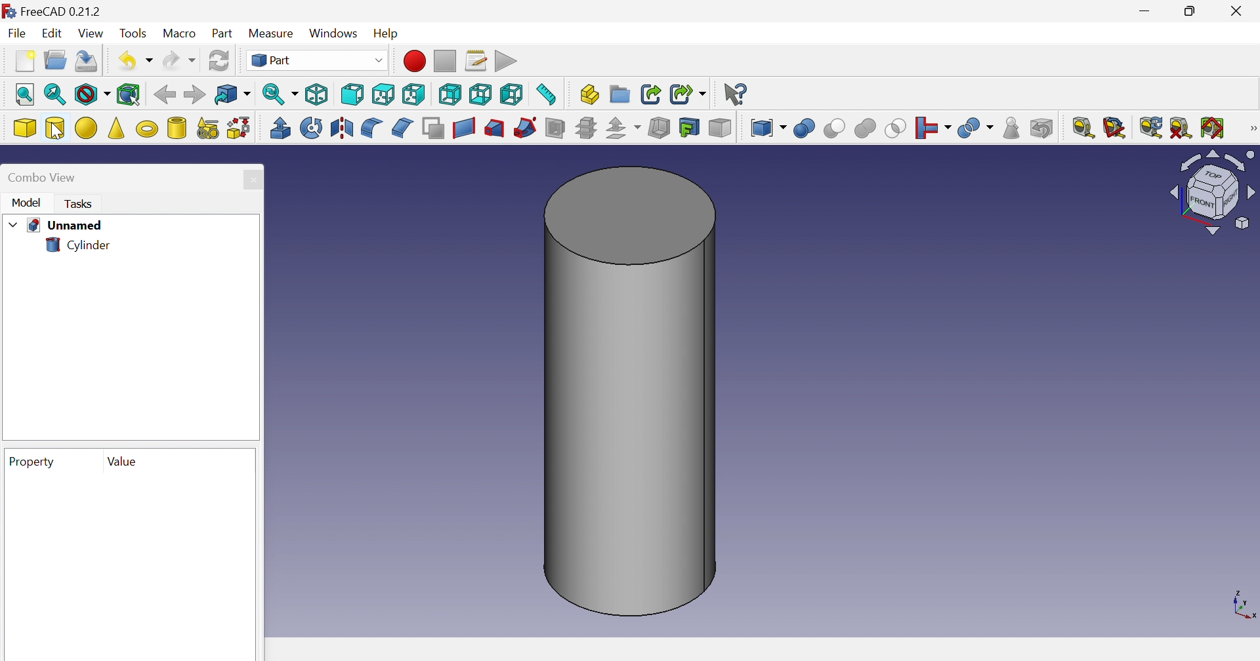  What do you see at coordinates (56, 58) in the screenshot?
I see `Open` at bounding box center [56, 58].